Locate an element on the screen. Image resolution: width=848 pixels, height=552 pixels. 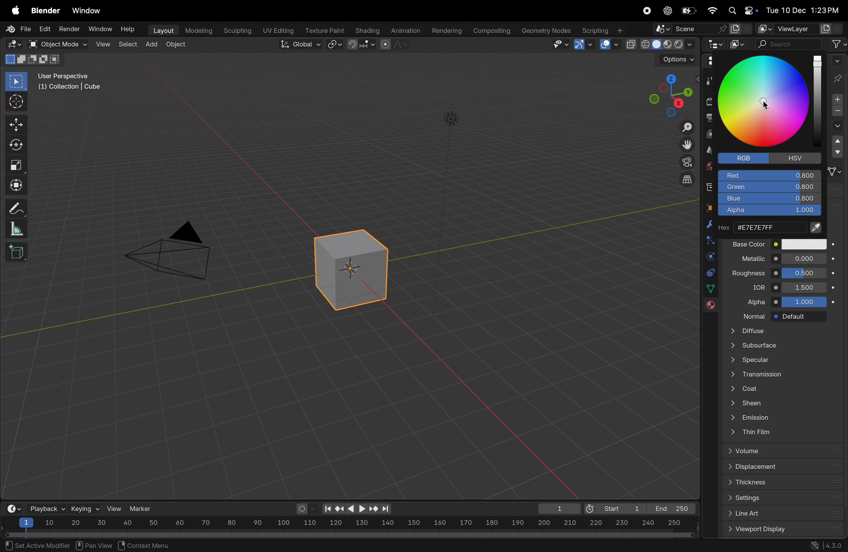
proportional editing objects is located at coordinates (395, 45).